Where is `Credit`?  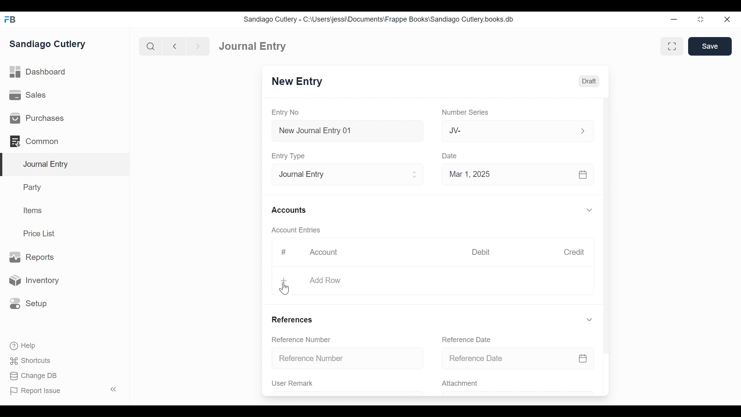
Credit is located at coordinates (574, 252).